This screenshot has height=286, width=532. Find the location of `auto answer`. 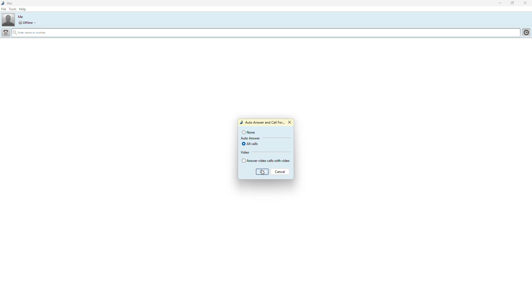

auto answer is located at coordinates (250, 139).